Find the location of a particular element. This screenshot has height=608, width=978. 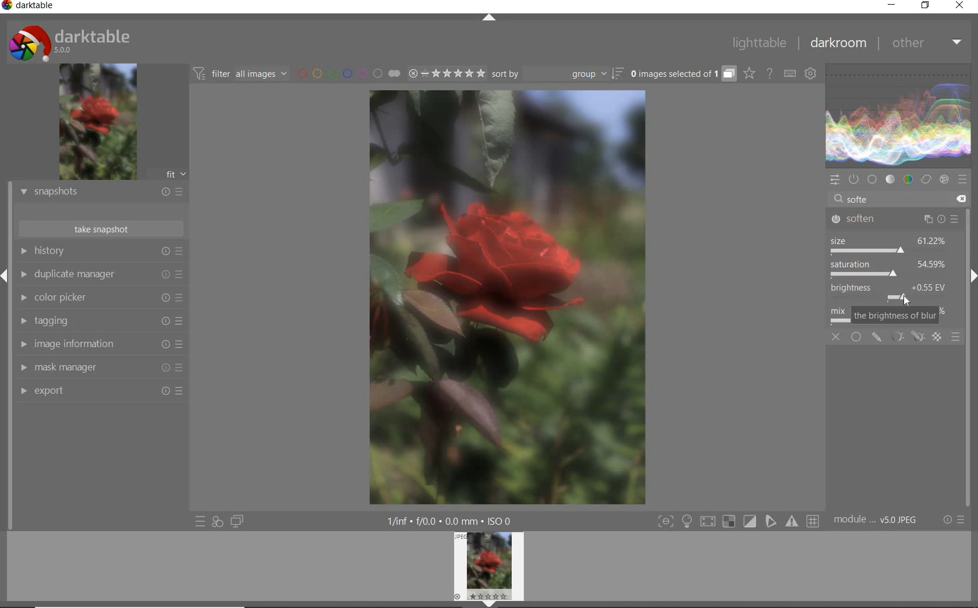

range ratings for selected images is located at coordinates (447, 73).